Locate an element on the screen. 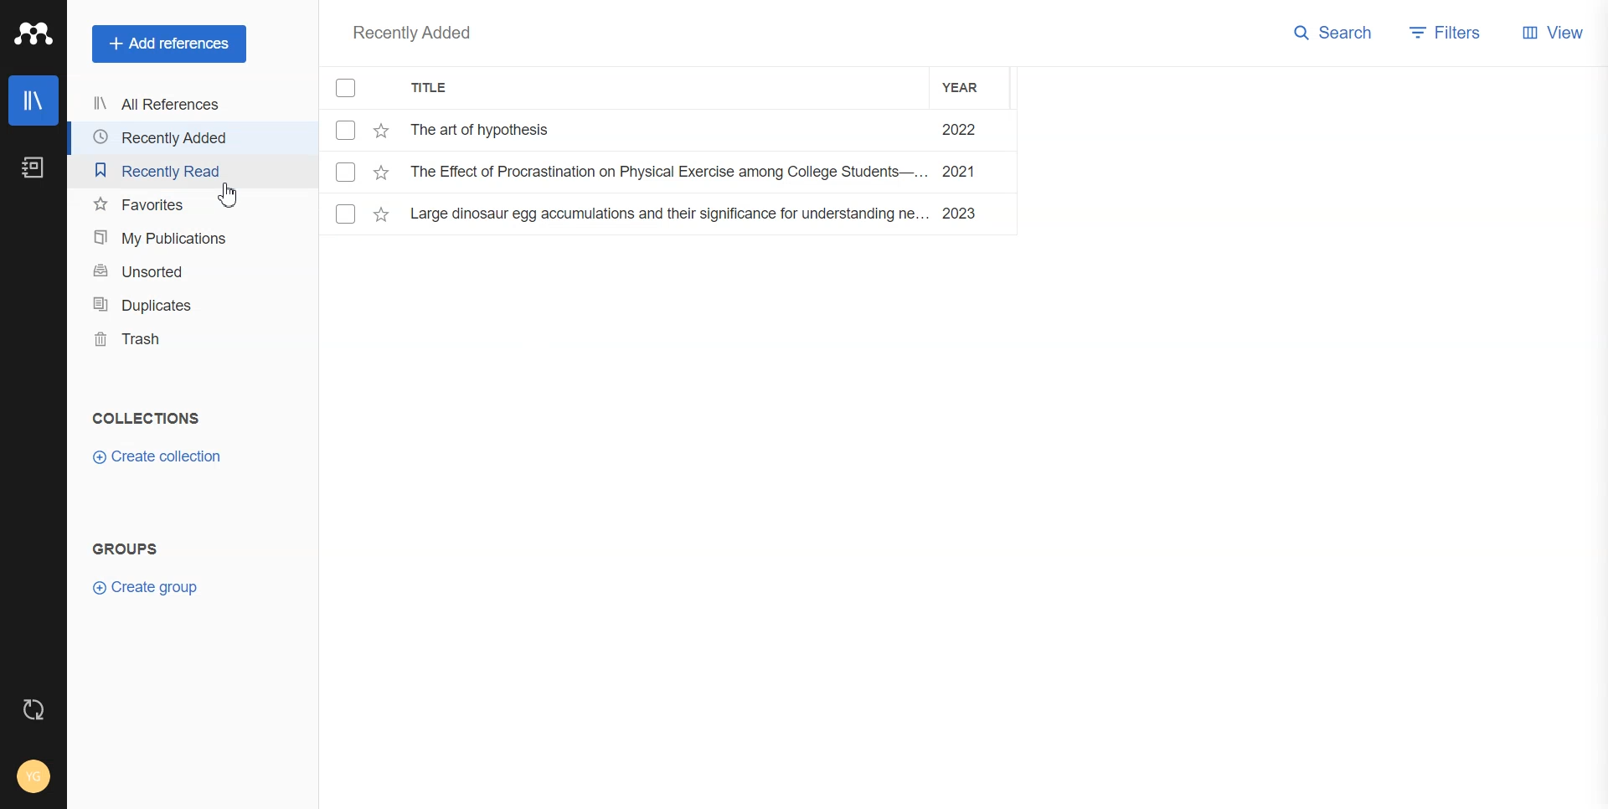  Notebook is located at coordinates (33, 167).